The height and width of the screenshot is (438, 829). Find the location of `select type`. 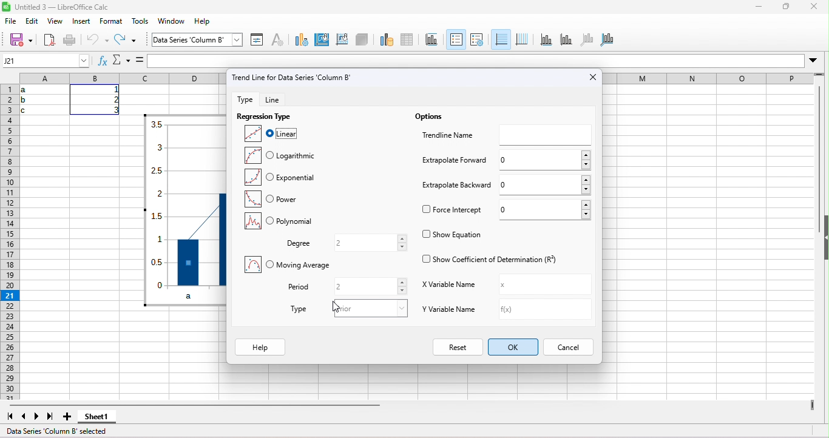

select type is located at coordinates (368, 308).